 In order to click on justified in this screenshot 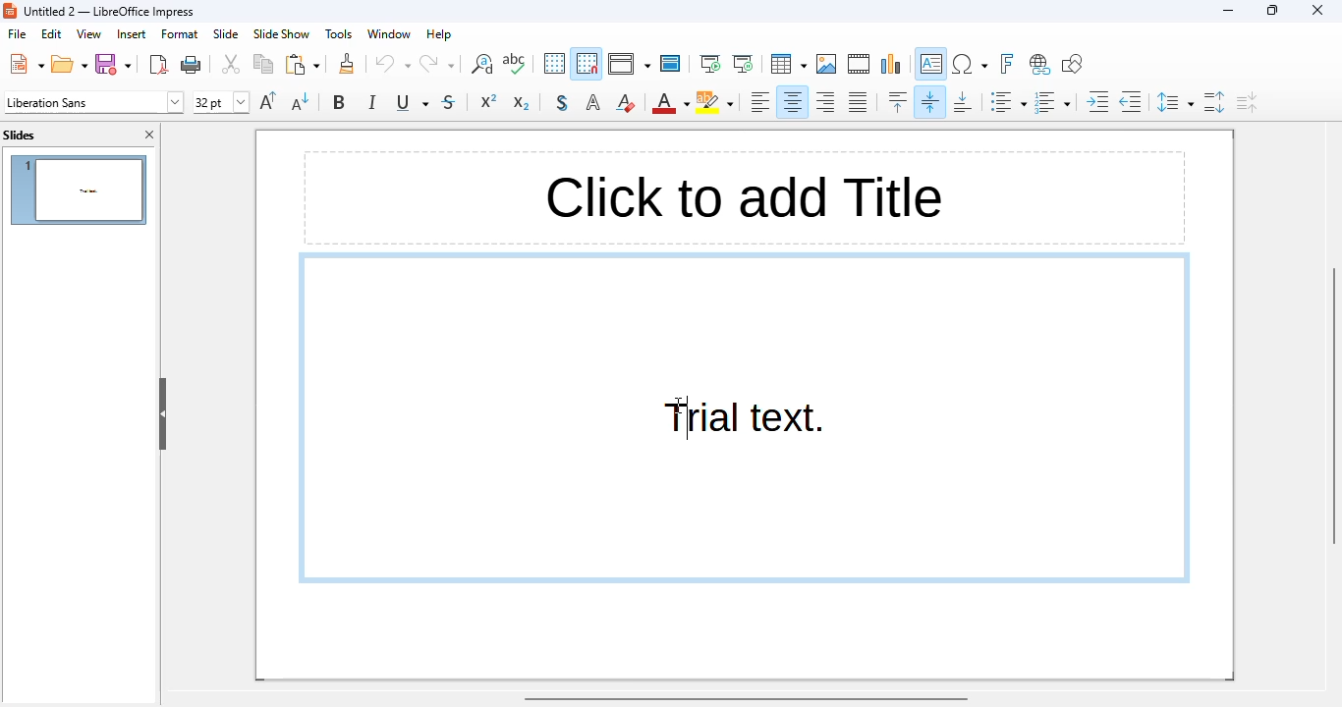, I will do `click(858, 101)`.